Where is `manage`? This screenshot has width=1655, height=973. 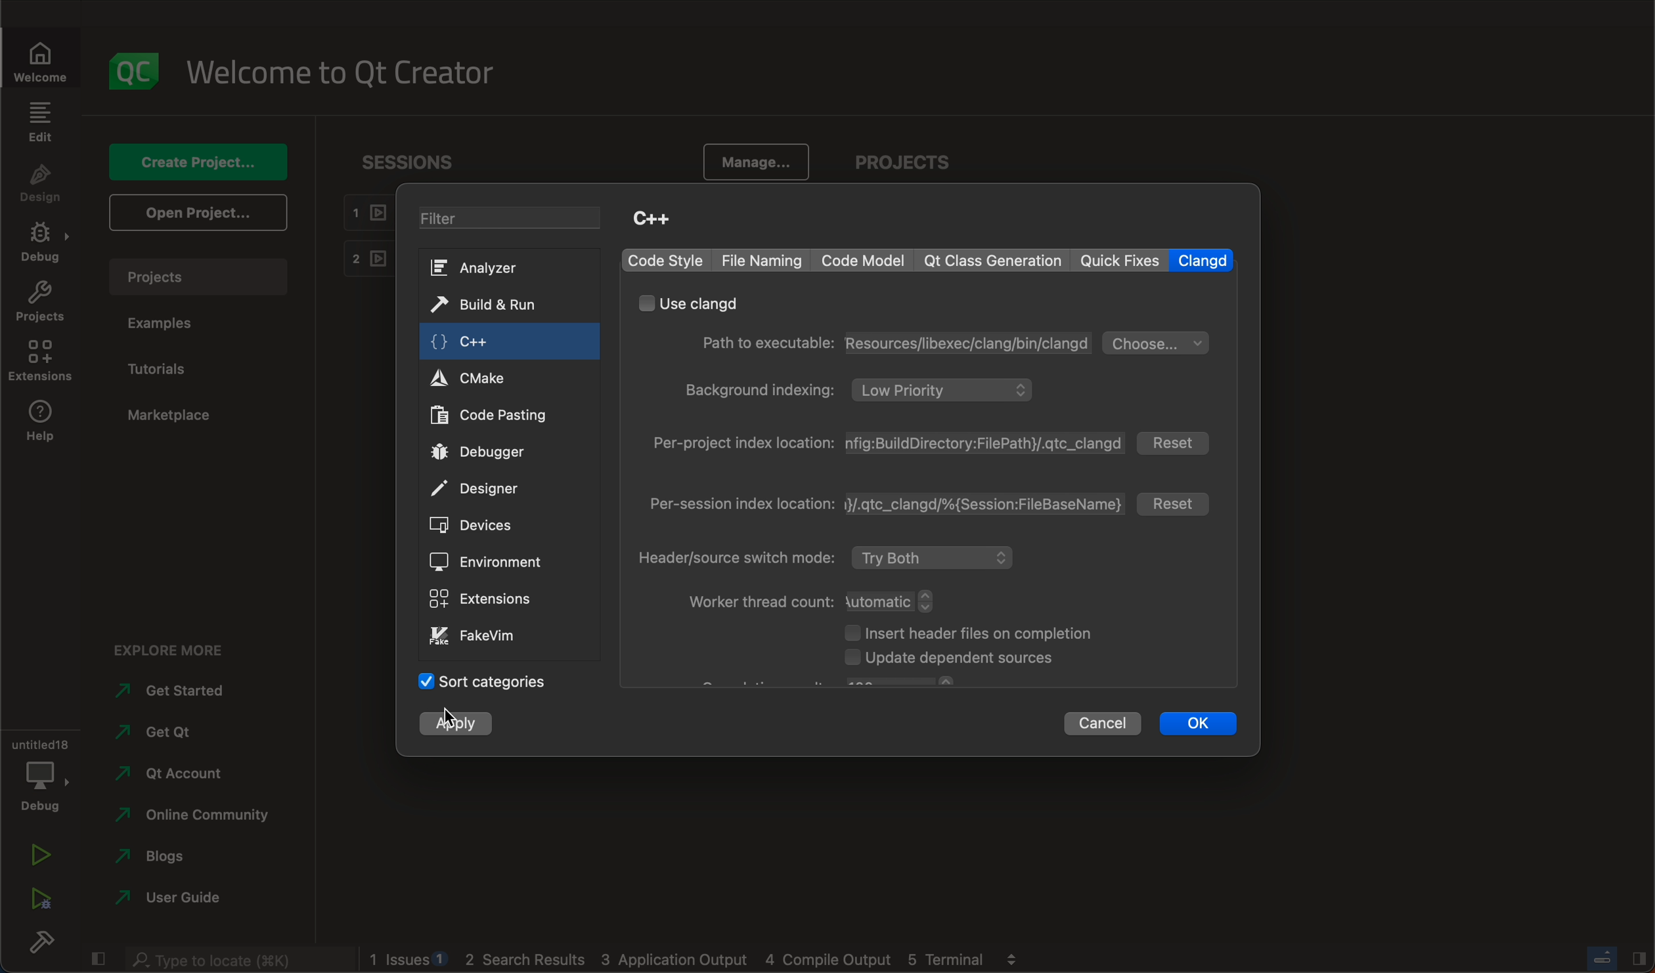 manage is located at coordinates (751, 162).